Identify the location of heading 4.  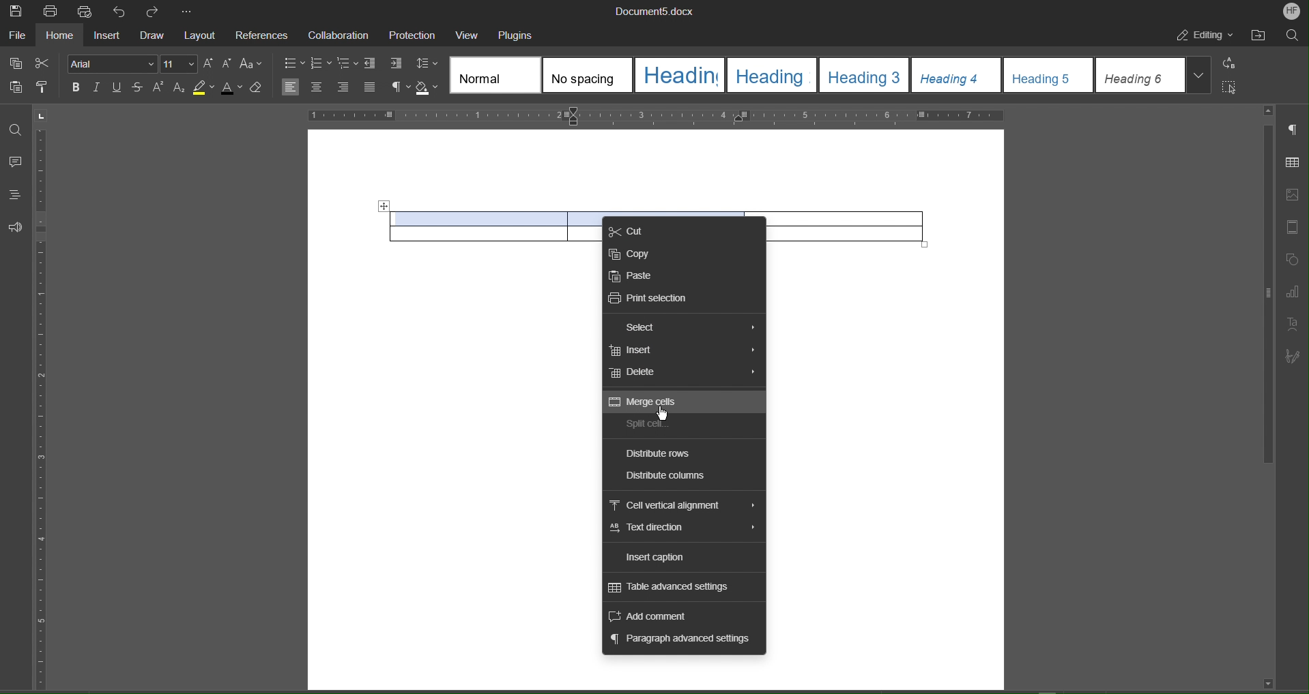
(957, 75).